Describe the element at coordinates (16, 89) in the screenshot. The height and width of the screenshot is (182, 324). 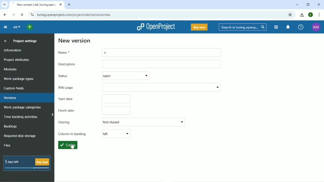
I see `Custom fields` at that location.